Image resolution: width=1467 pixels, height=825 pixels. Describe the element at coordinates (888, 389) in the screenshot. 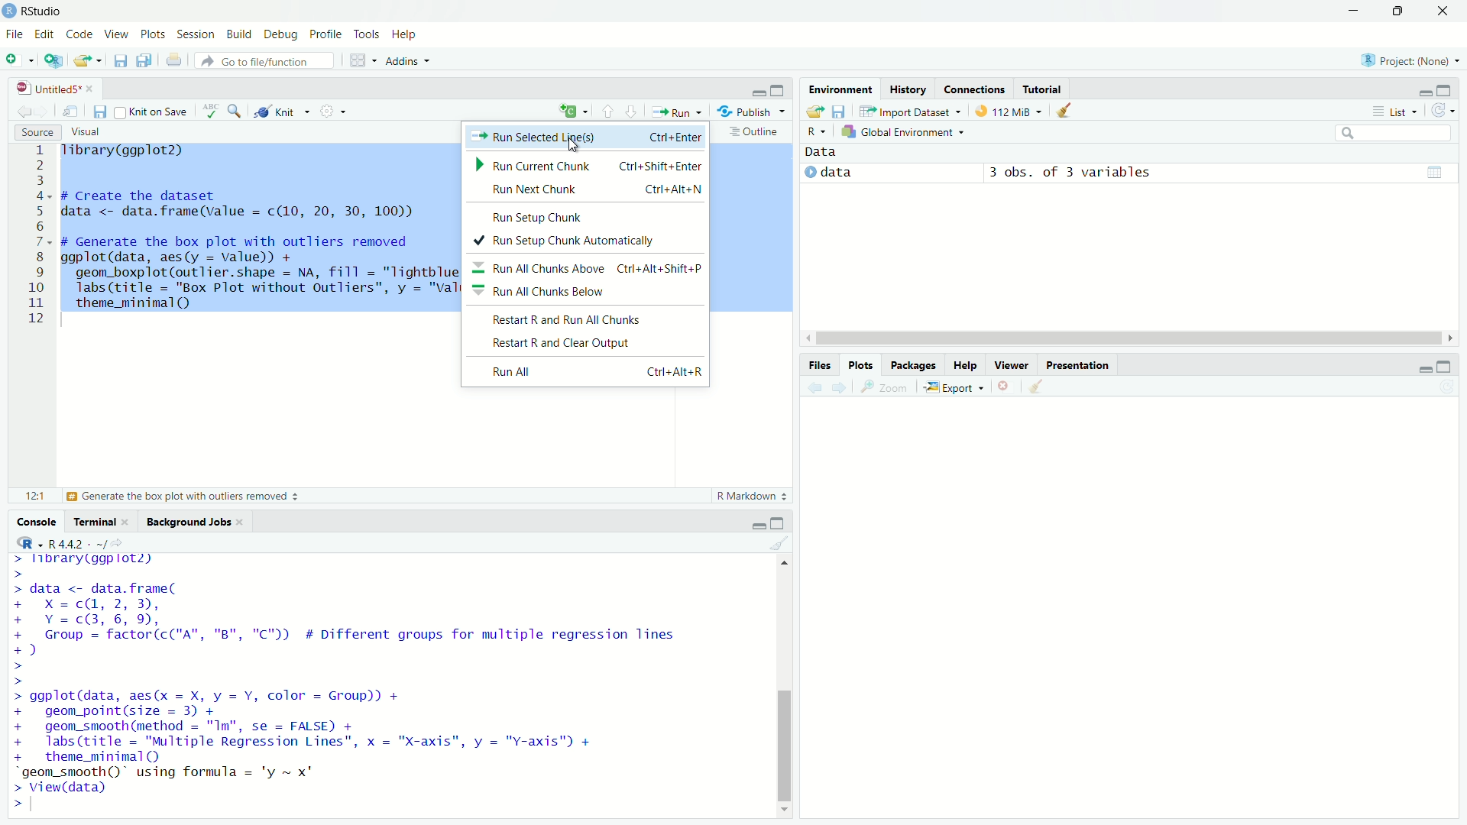

I see `zoom` at that location.